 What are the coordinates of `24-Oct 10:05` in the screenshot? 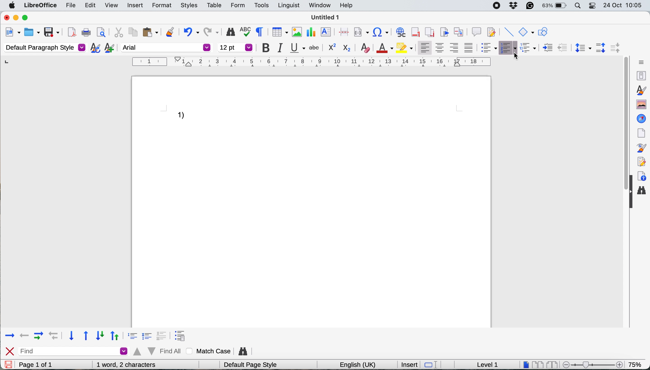 It's located at (624, 5).